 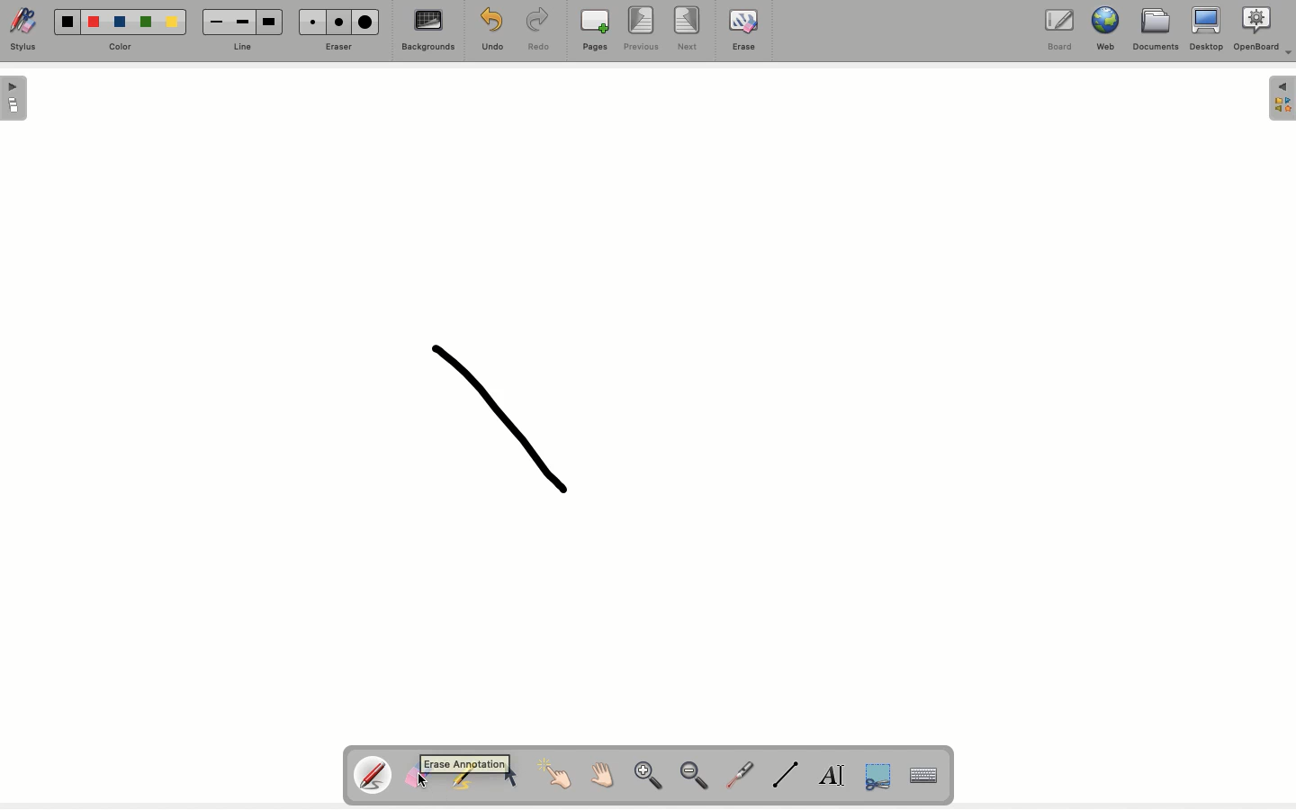 What do you see at coordinates (924, 775) in the screenshot?
I see `Keyboard` at bounding box center [924, 775].